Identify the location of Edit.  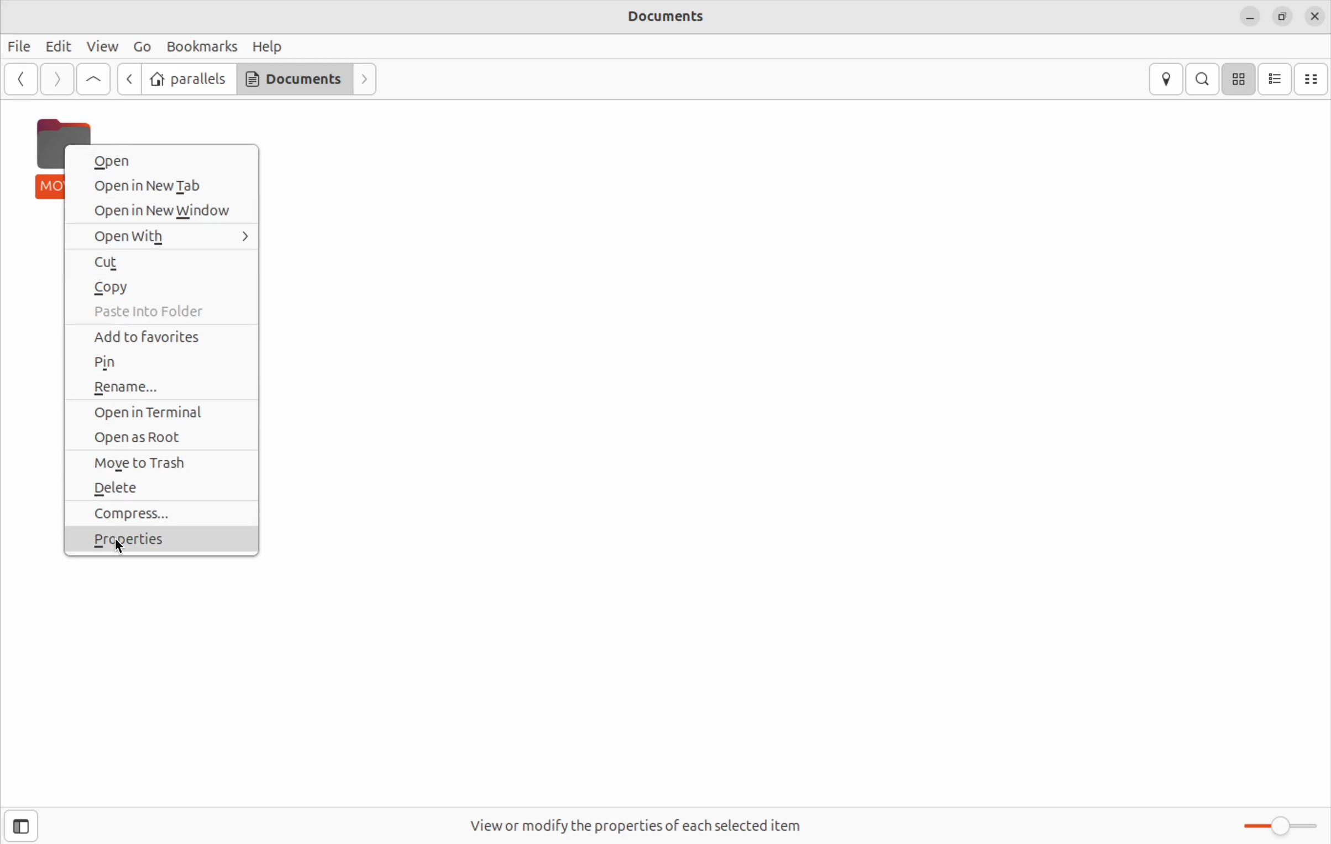
(57, 46).